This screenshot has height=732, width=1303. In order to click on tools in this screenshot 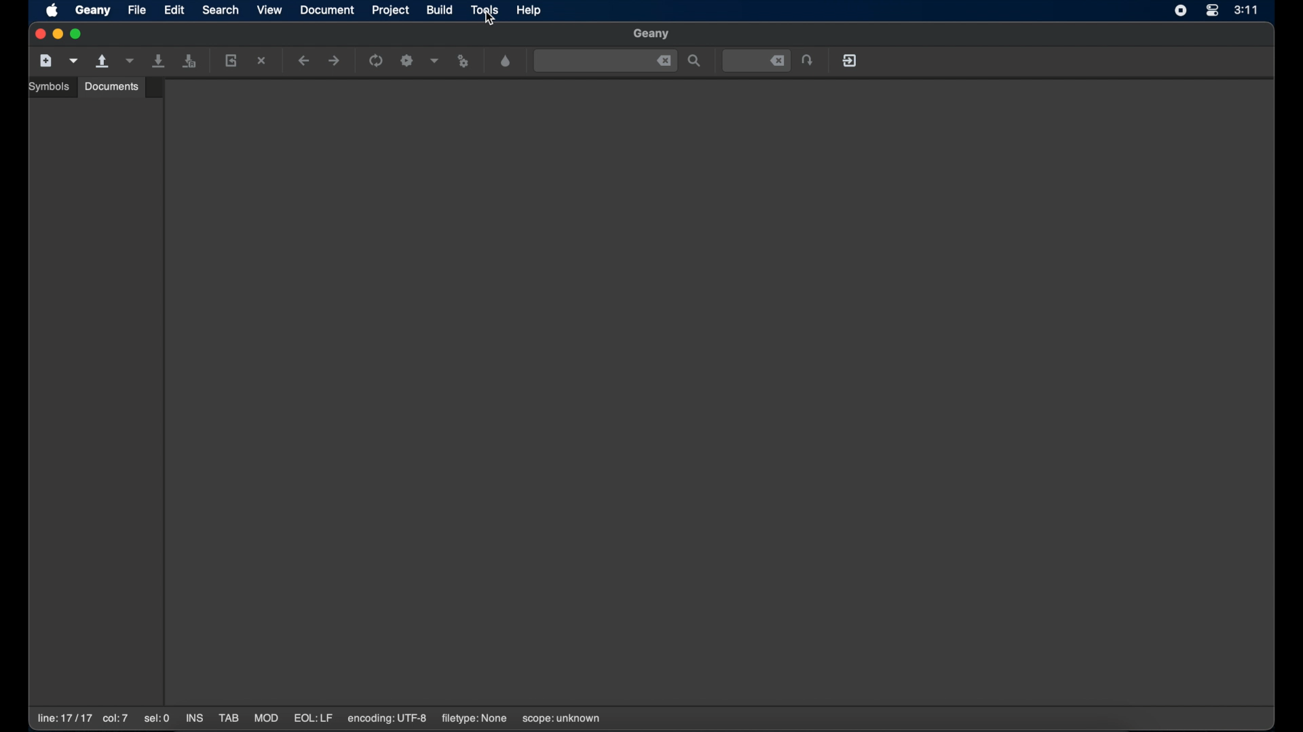, I will do `click(485, 11)`.